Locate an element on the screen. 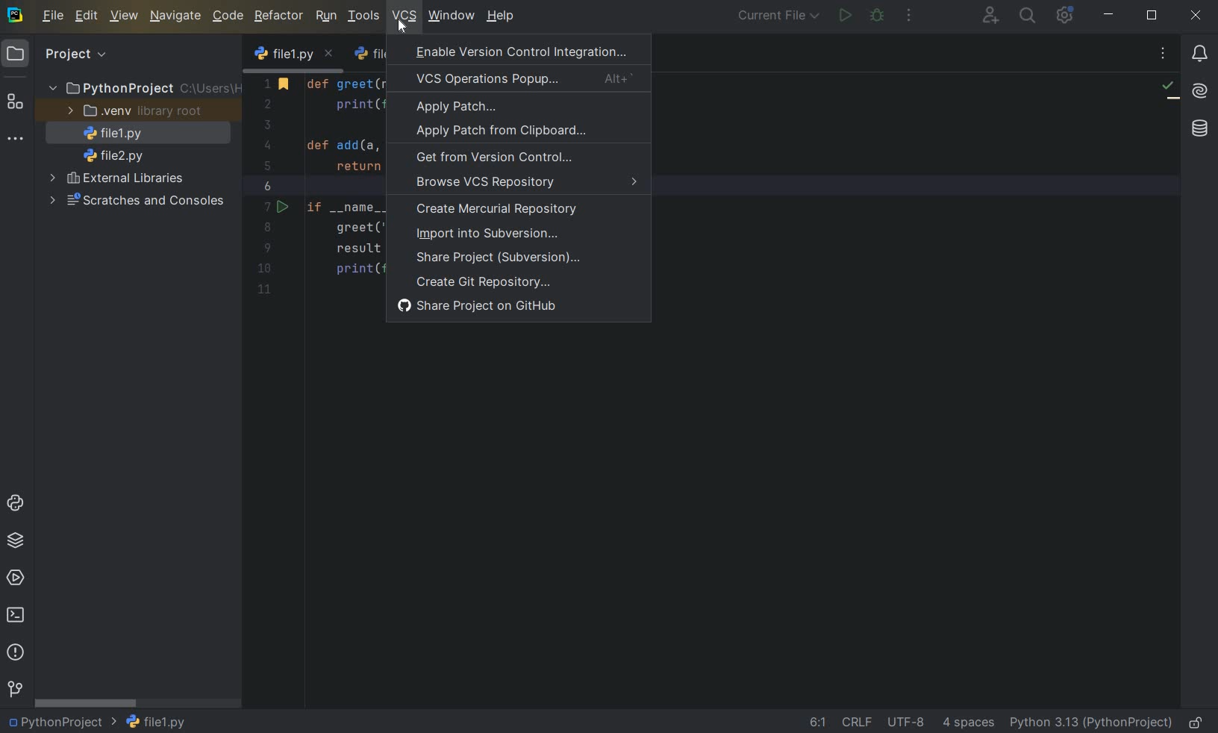 This screenshot has width=1218, height=733. notifications is located at coordinates (1201, 54).